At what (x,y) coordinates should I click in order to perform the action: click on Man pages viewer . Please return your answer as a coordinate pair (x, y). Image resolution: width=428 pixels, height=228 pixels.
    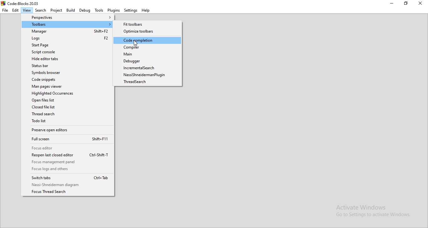
    Looking at the image, I should click on (67, 86).